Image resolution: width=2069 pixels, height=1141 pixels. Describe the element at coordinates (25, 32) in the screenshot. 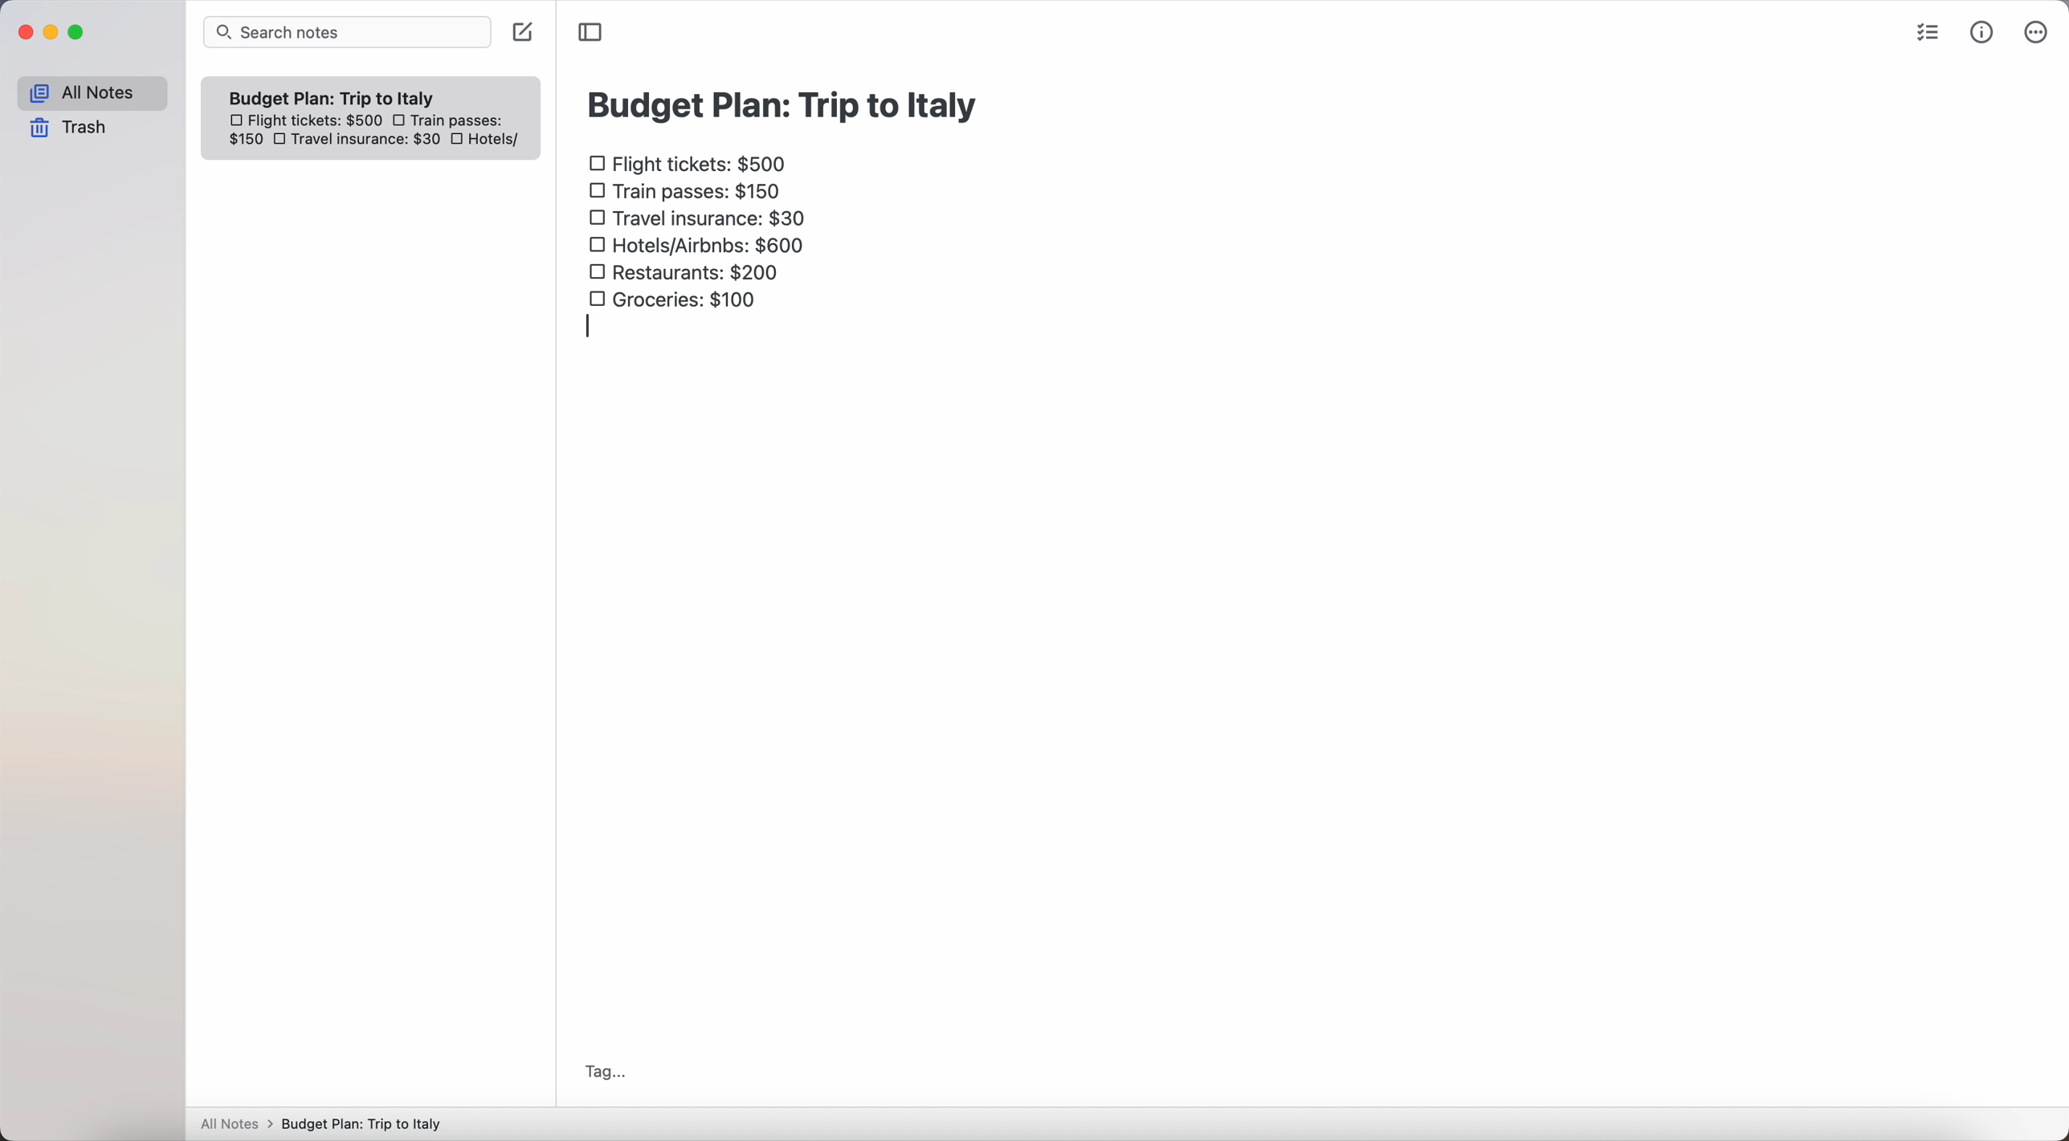

I see `close Simplenote` at that location.